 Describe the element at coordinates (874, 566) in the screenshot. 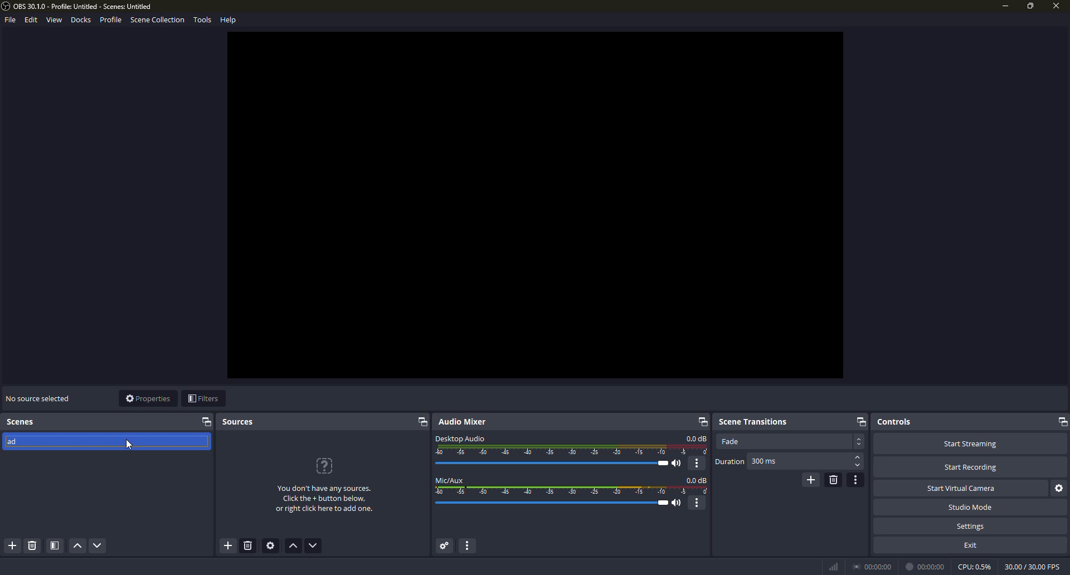

I see `time` at that location.